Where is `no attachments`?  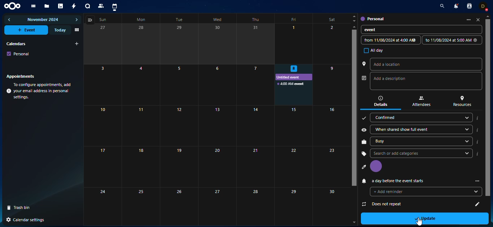 no attachments is located at coordinates (394, 203).